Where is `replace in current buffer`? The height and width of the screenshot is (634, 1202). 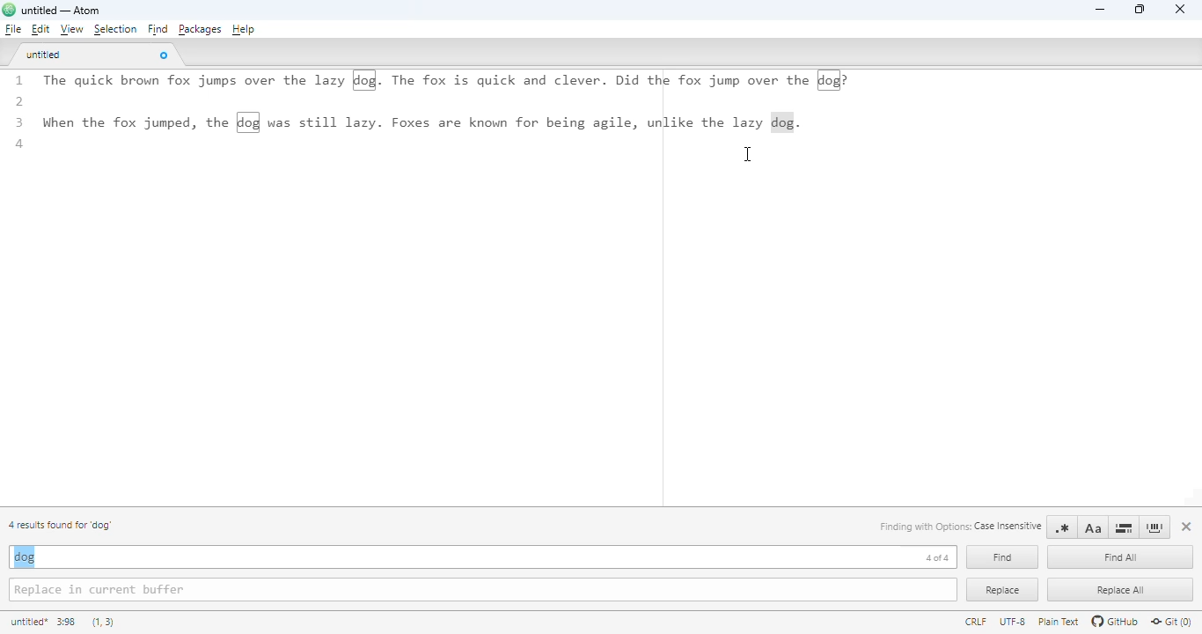 replace in current buffer is located at coordinates (483, 590).